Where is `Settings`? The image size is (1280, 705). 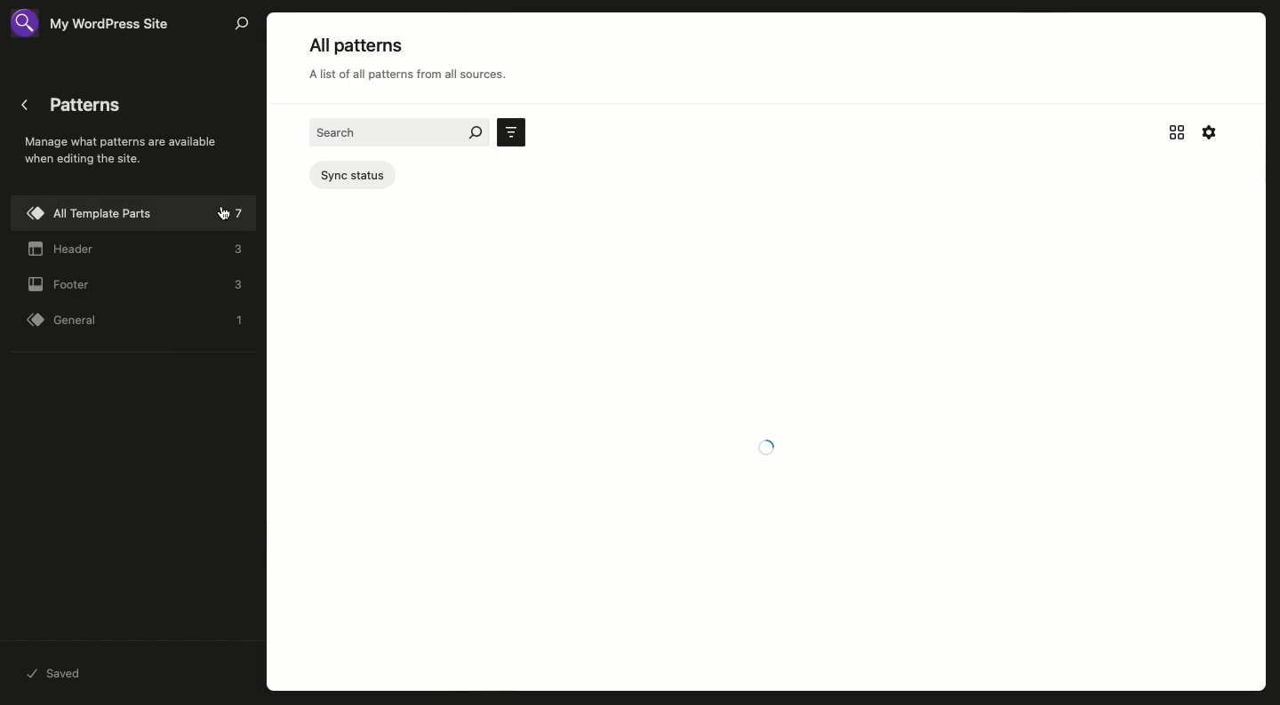
Settings is located at coordinates (1208, 131).